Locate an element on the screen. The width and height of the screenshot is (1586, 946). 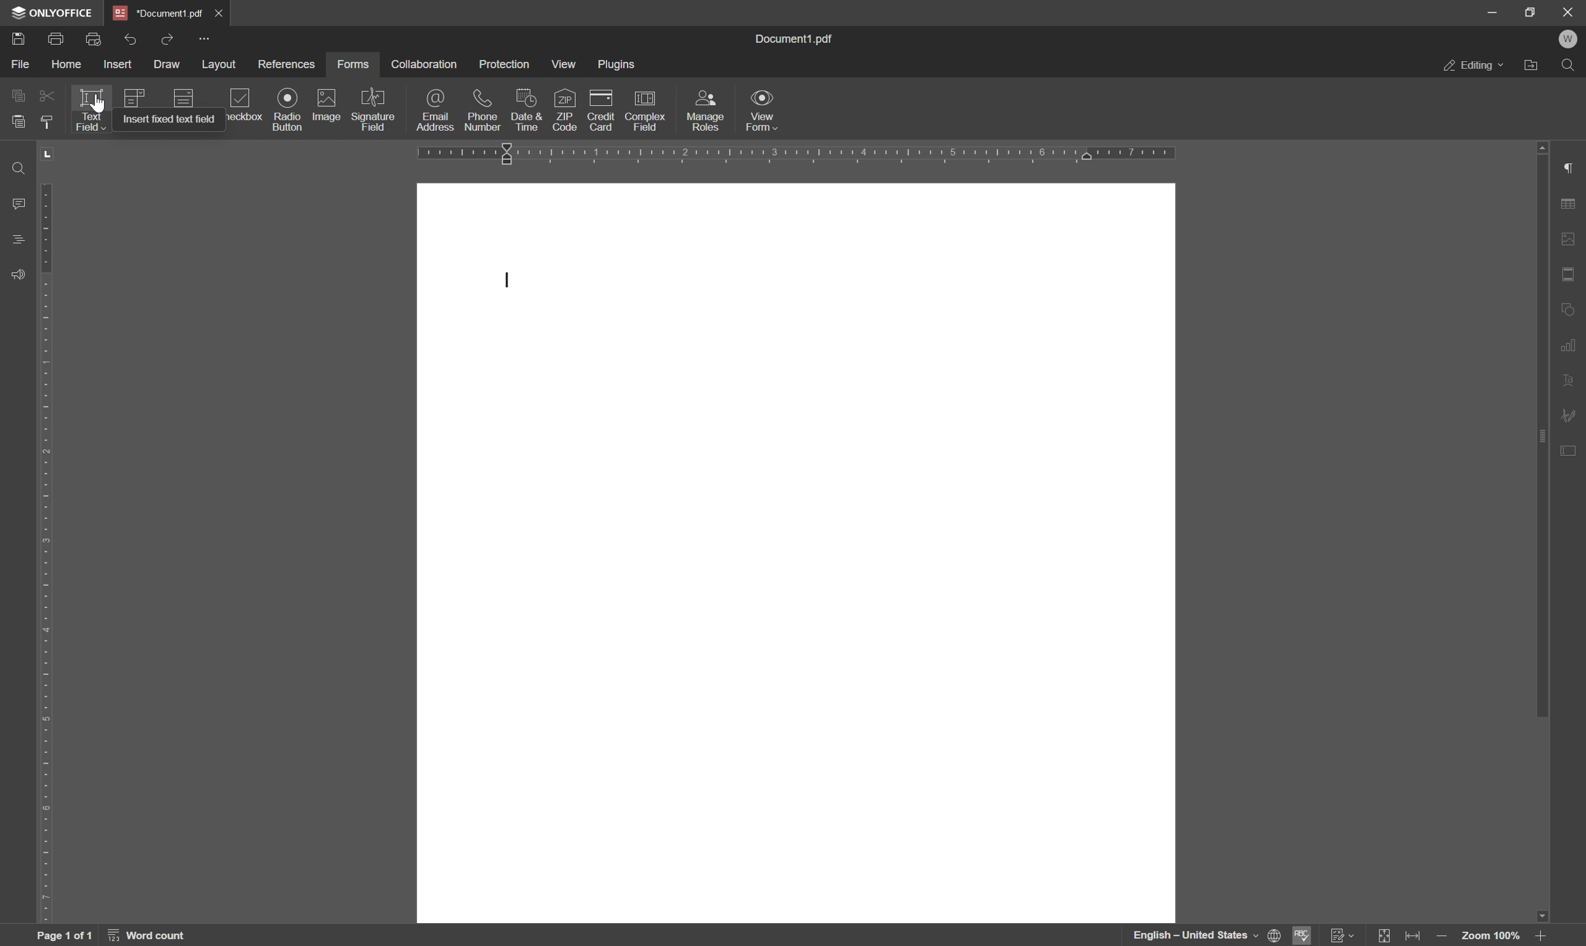
checkbox is located at coordinates (244, 103).